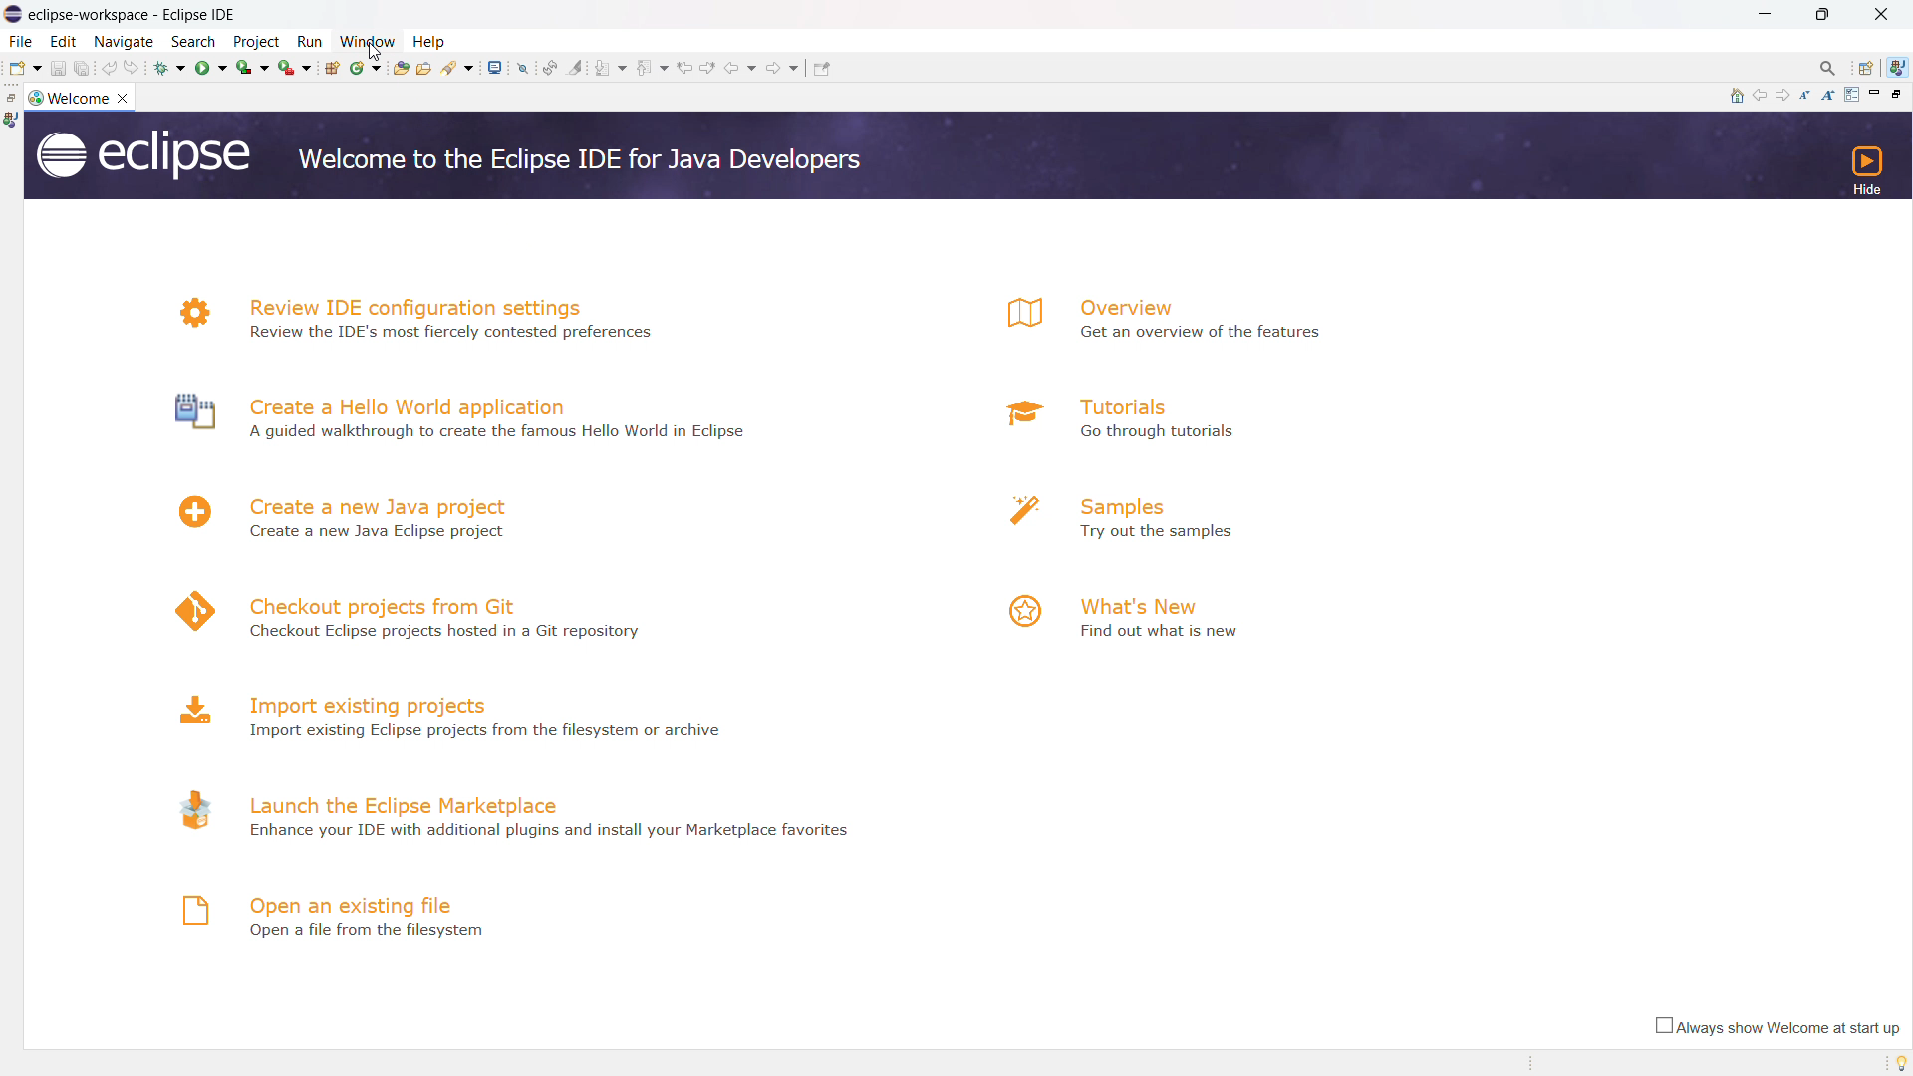 The height and width of the screenshot is (1076, 1913). Describe the element at coordinates (458, 336) in the screenshot. I see `N Review the IDE's most fiercely contested preferences` at that location.